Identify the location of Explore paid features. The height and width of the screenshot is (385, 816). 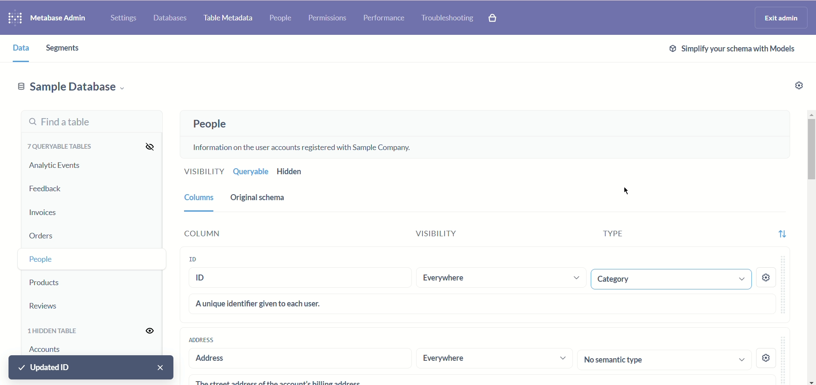
(498, 18).